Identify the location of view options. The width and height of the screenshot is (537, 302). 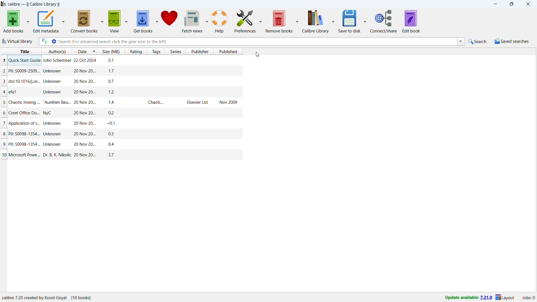
(126, 21).